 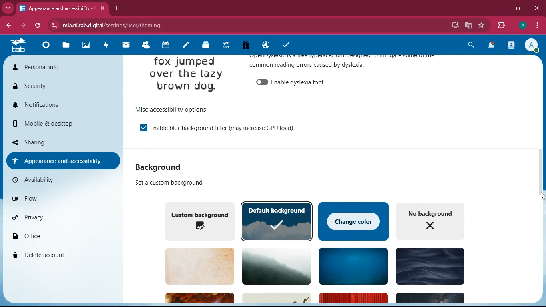 What do you see at coordinates (174, 108) in the screenshot?
I see `options` at bounding box center [174, 108].